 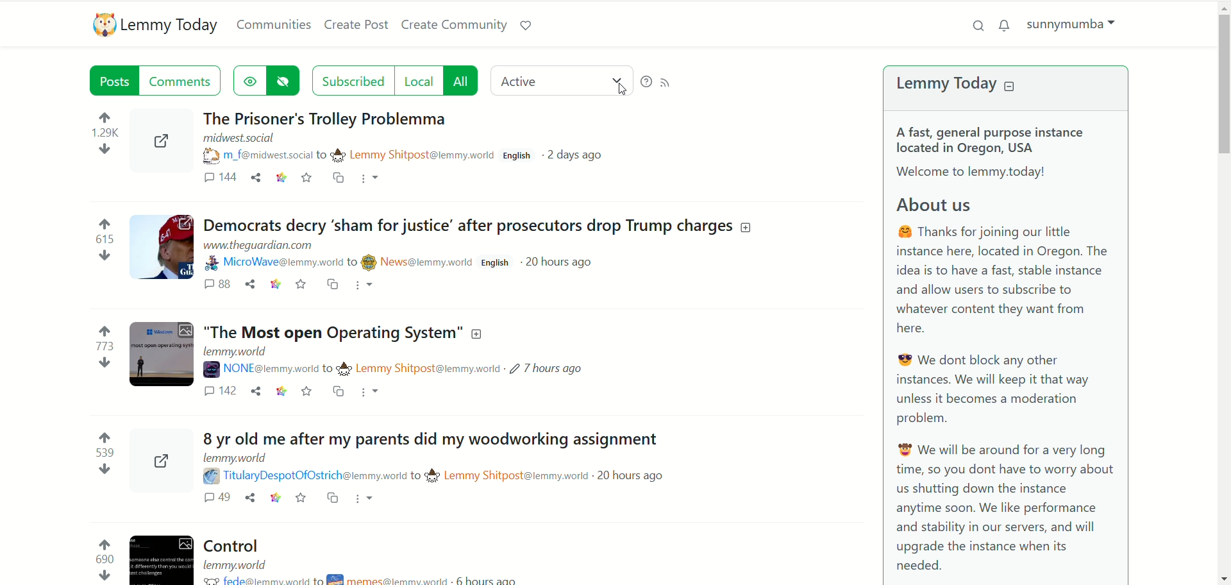 What do you see at coordinates (526, 26) in the screenshot?
I see `support lemmy` at bounding box center [526, 26].